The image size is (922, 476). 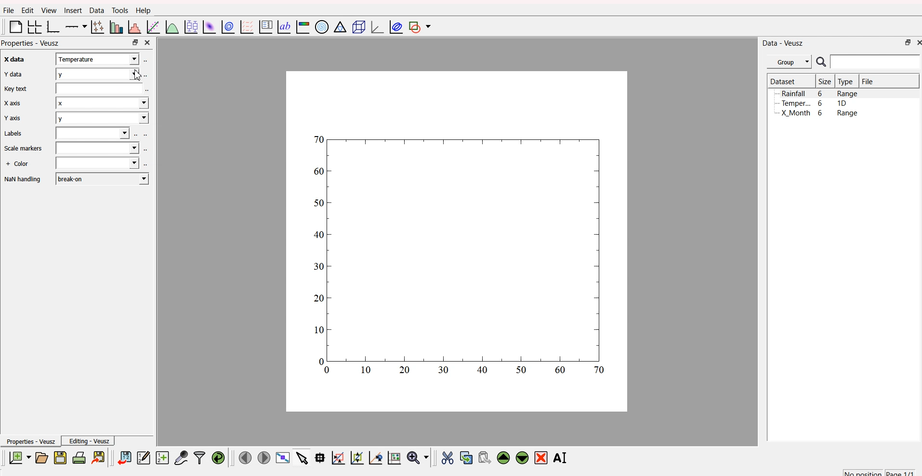 I want to click on zoom menu, so click(x=418, y=457).